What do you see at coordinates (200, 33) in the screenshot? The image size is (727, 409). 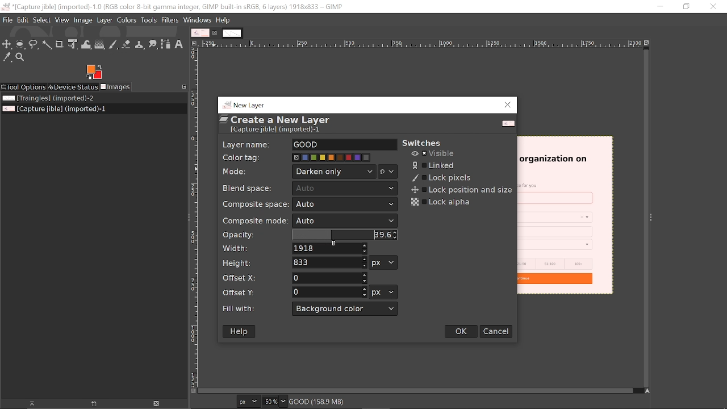 I see `Current tab` at bounding box center [200, 33].